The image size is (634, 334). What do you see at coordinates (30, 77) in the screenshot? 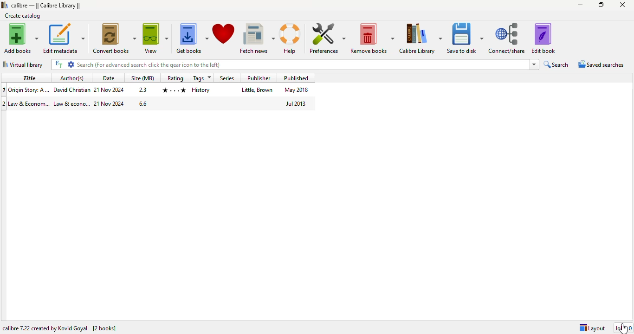
I see `title` at bounding box center [30, 77].